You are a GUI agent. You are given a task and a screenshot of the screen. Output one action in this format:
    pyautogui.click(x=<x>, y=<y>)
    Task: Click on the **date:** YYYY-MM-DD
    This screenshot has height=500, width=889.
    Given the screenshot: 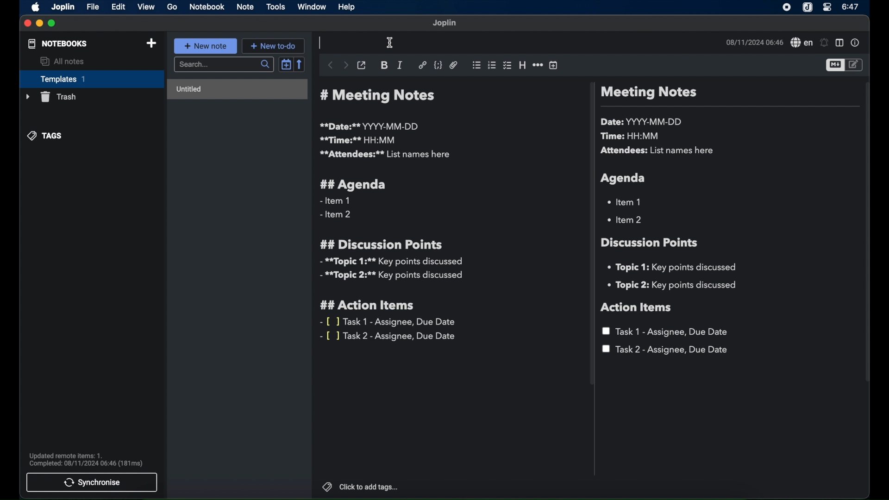 What is the action you would take?
    pyautogui.click(x=370, y=126)
    